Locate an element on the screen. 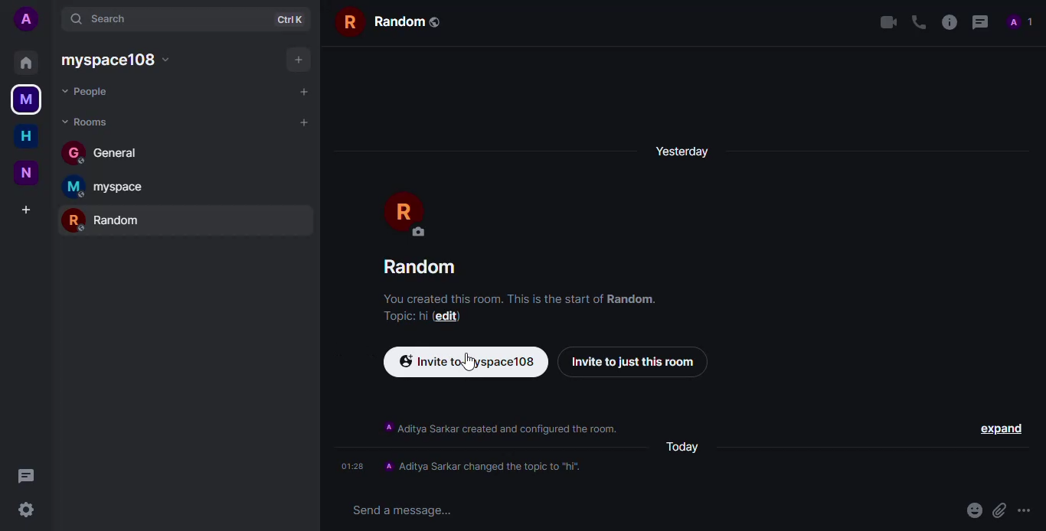 The width and height of the screenshot is (1046, 531). send a message is located at coordinates (402, 511).